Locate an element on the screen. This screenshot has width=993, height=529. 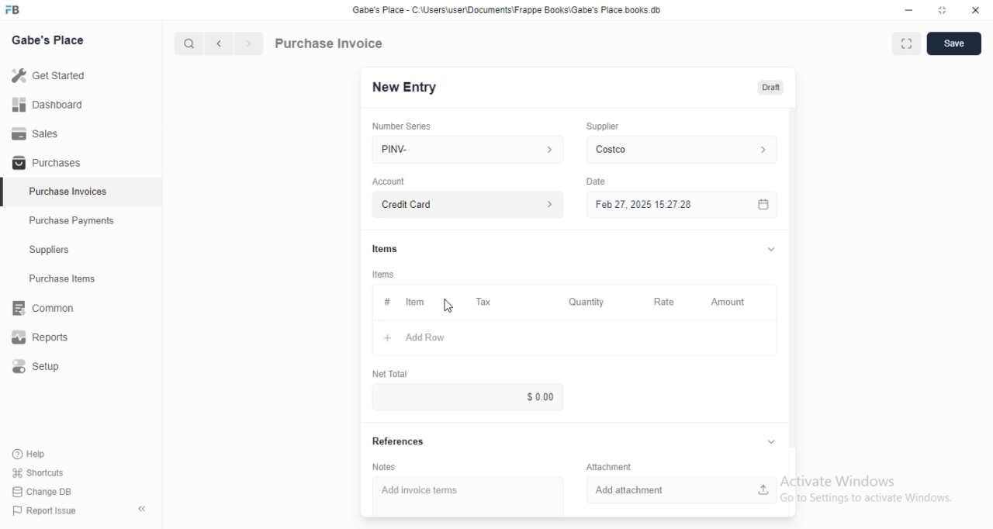
‘Gabe's Place - C\Users\useriDocuments\Frappe Books\Gabe's Place books db. is located at coordinates (507, 9).